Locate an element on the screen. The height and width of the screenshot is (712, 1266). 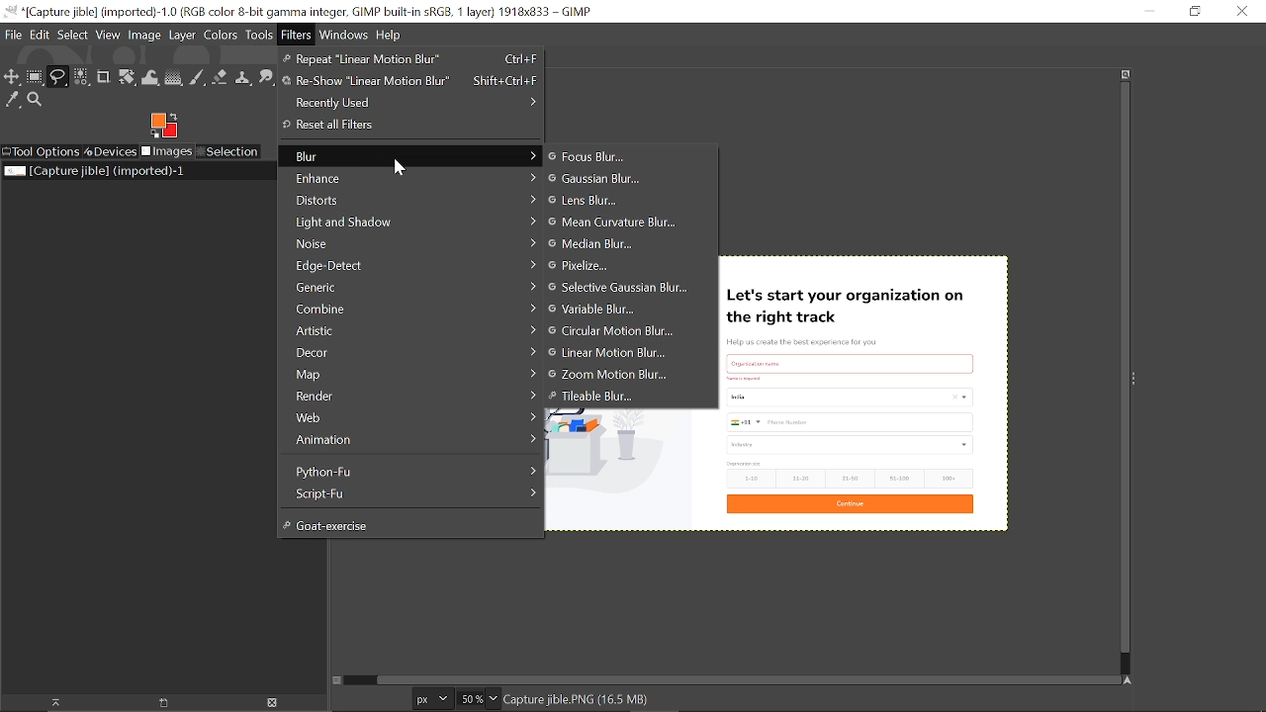
Mean curvature blur is located at coordinates (617, 223).